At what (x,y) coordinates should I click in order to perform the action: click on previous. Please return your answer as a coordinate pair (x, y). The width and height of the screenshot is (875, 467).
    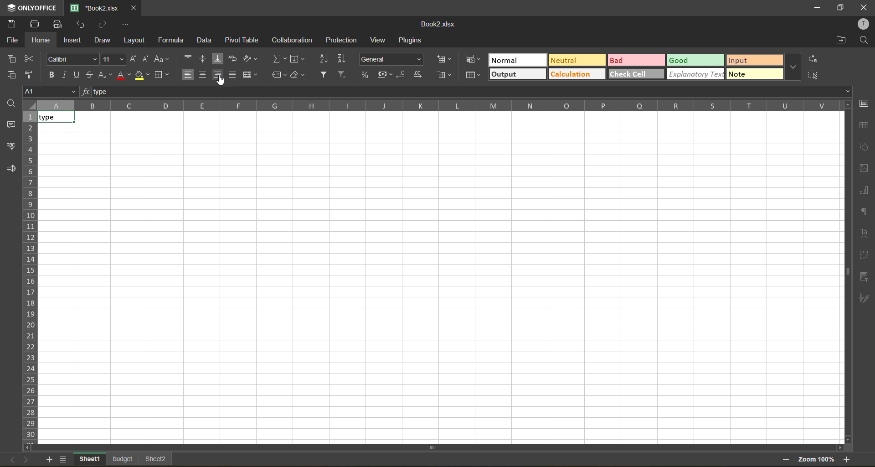
    Looking at the image, I should click on (9, 458).